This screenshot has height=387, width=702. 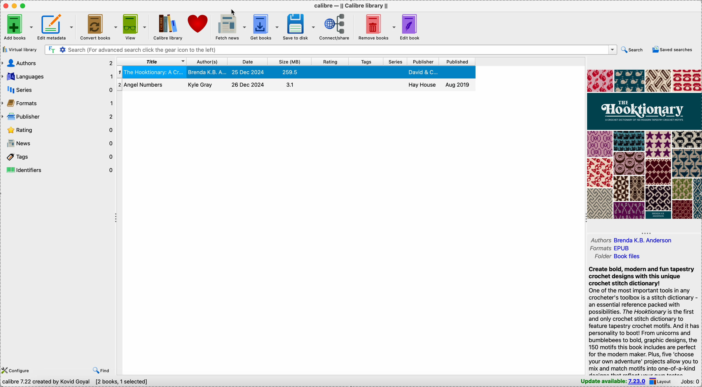 What do you see at coordinates (58, 103) in the screenshot?
I see `formats` at bounding box center [58, 103].